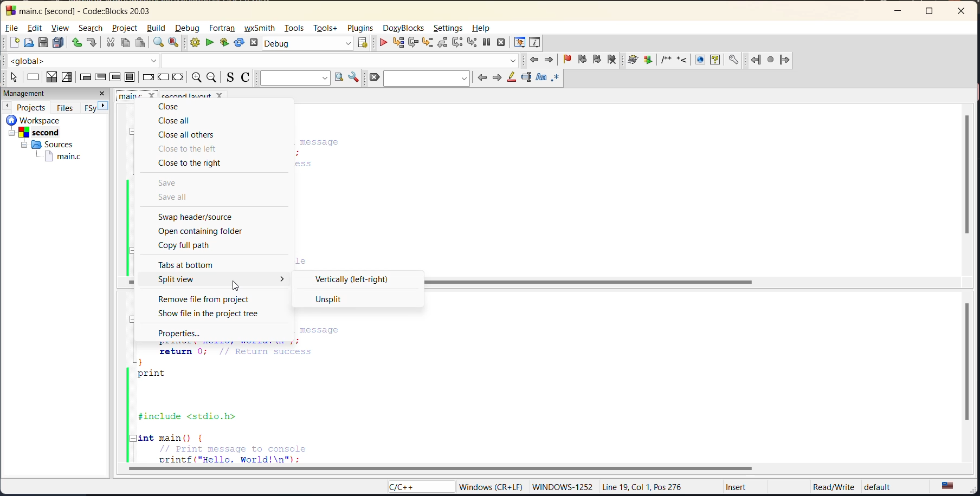 This screenshot has height=496, width=980. I want to click on management, so click(28, 93).